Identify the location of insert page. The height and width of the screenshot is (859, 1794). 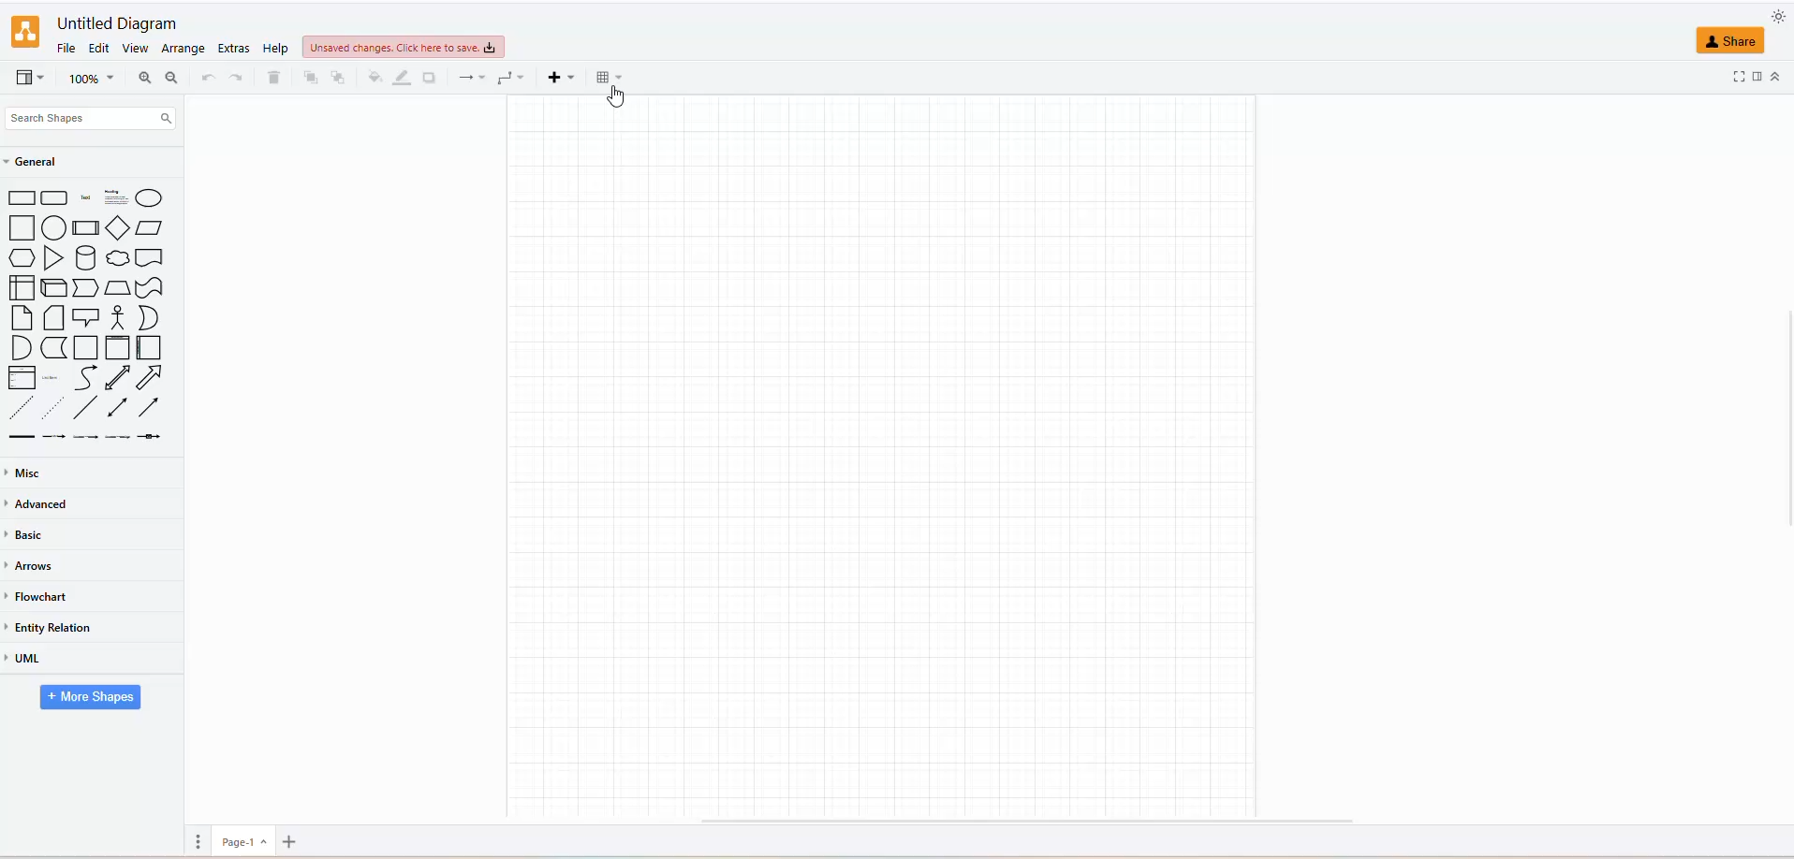
(289, 841).